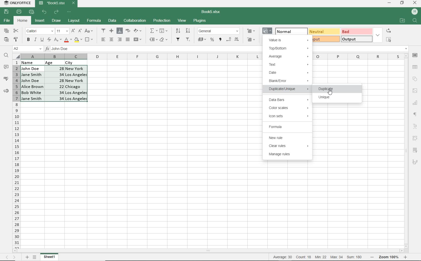 The image size is (421, 261). I want to click on Zoom in or Zoom our, so click(390, 257).